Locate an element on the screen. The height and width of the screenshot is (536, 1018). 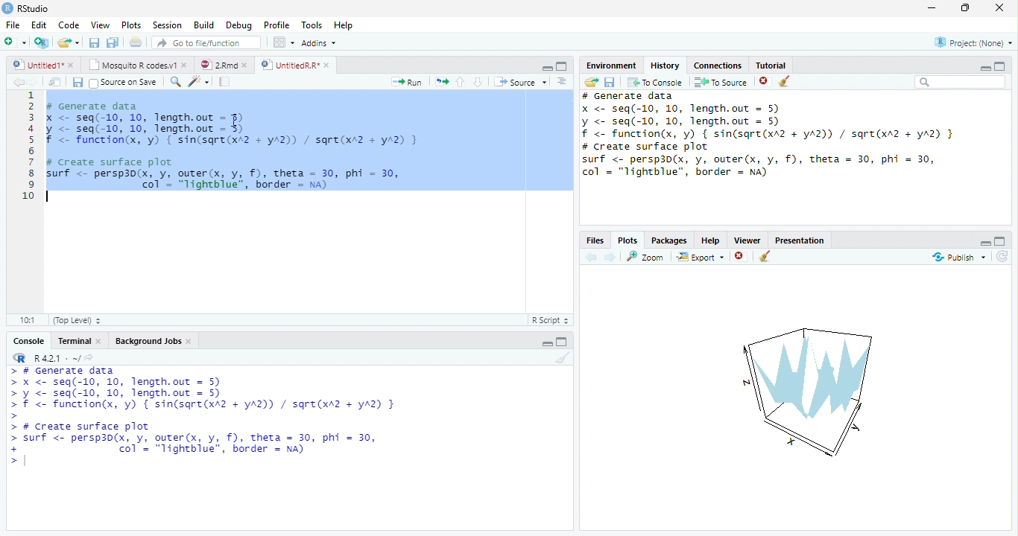
Edit is located at coordinates (38, 25).